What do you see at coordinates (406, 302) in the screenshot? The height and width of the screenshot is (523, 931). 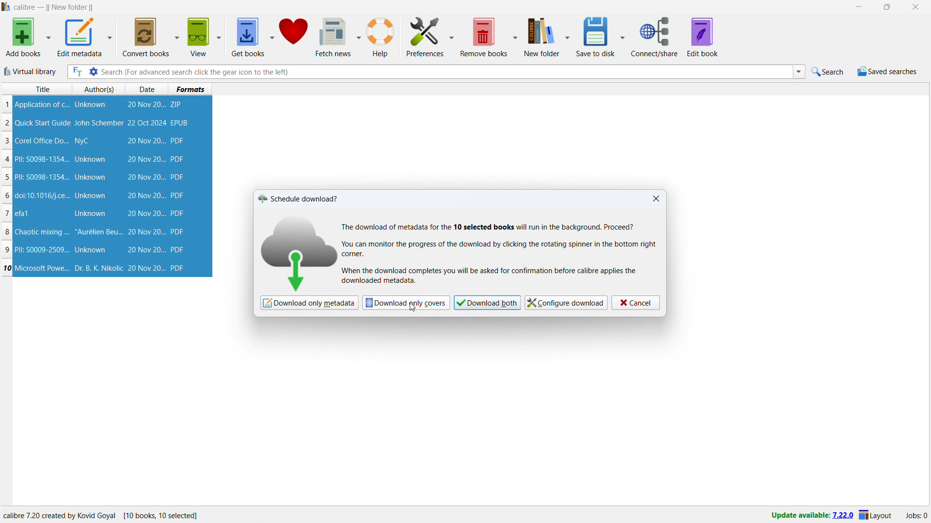 I see `download only covers` at bounding box center [406, 302].